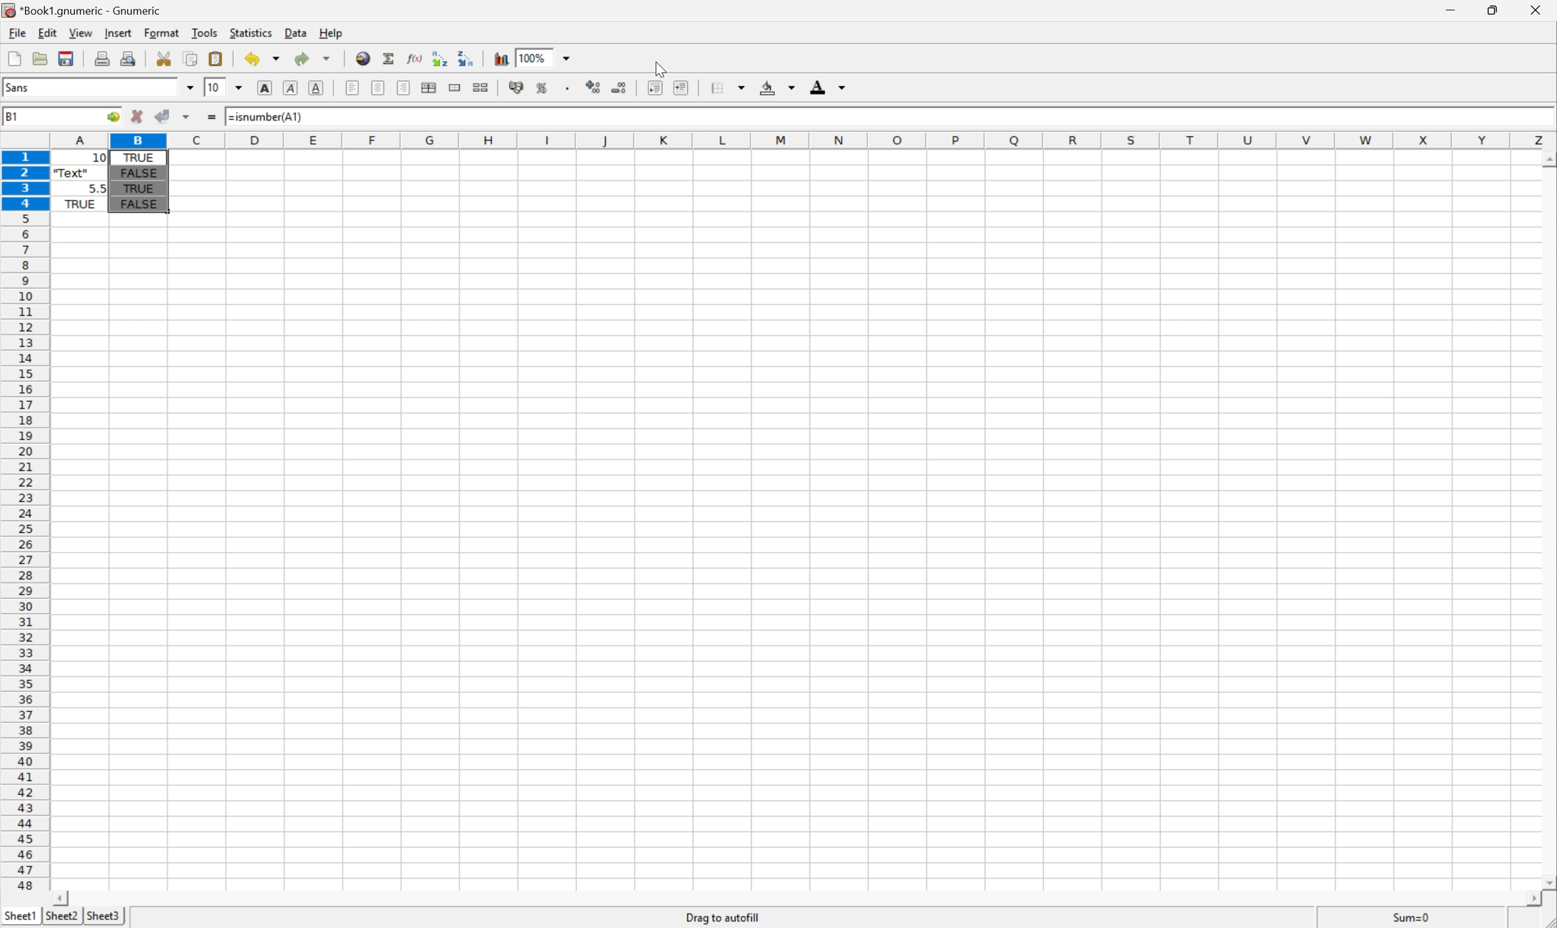 This screenshot has width=1557, height=928. Describe the element at coordinates (313, 57) in the screenshot. I see `Redo` at that location.